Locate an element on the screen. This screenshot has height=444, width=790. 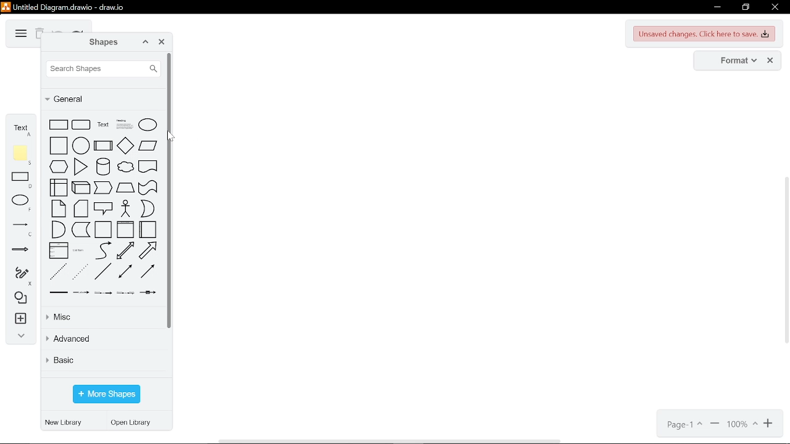
close is located at coordinates (770, 61).